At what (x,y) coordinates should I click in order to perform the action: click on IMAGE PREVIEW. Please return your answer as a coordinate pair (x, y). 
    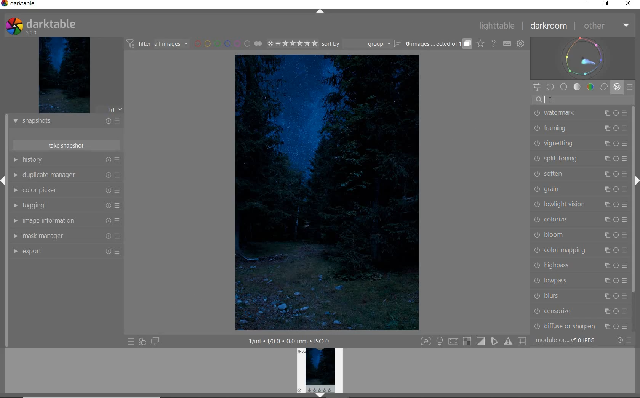
    Looking at the image, I should click on (64, 74).